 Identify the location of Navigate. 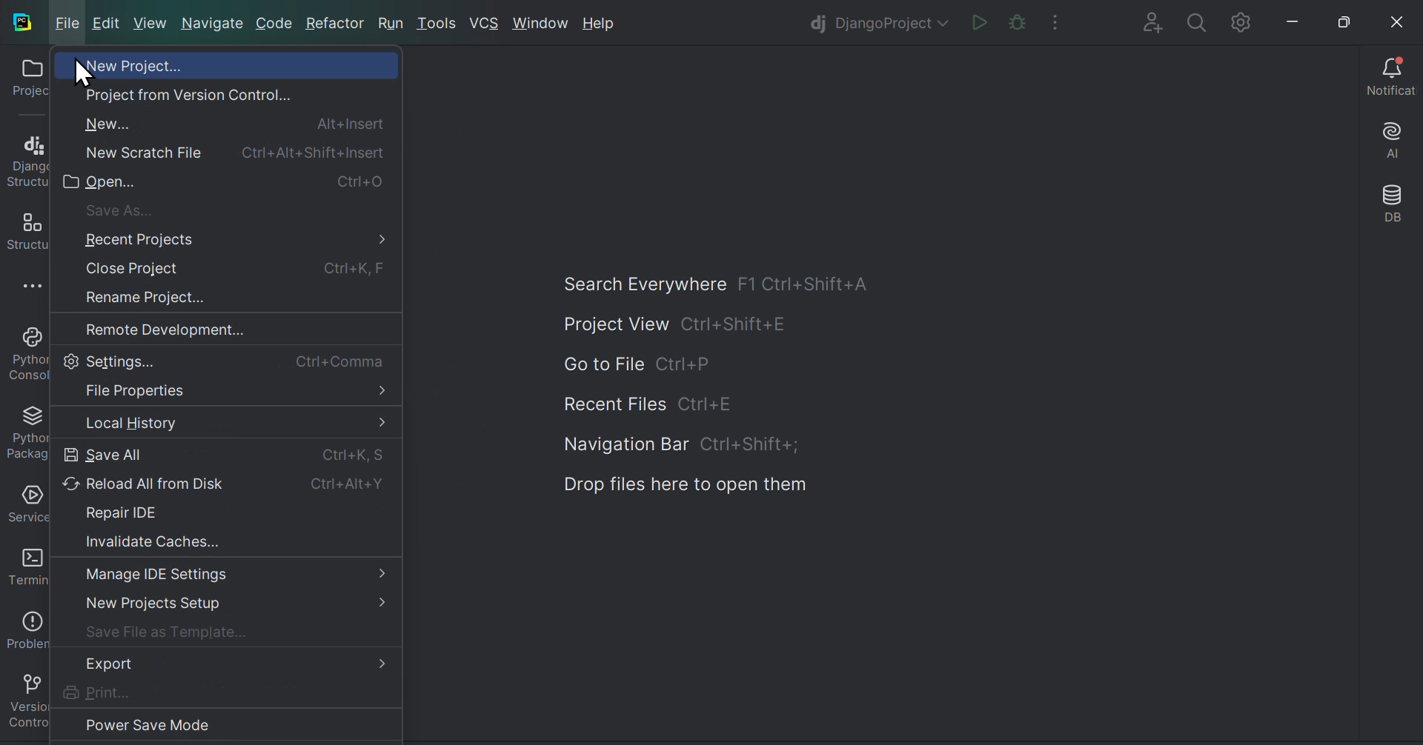
(213, 23).